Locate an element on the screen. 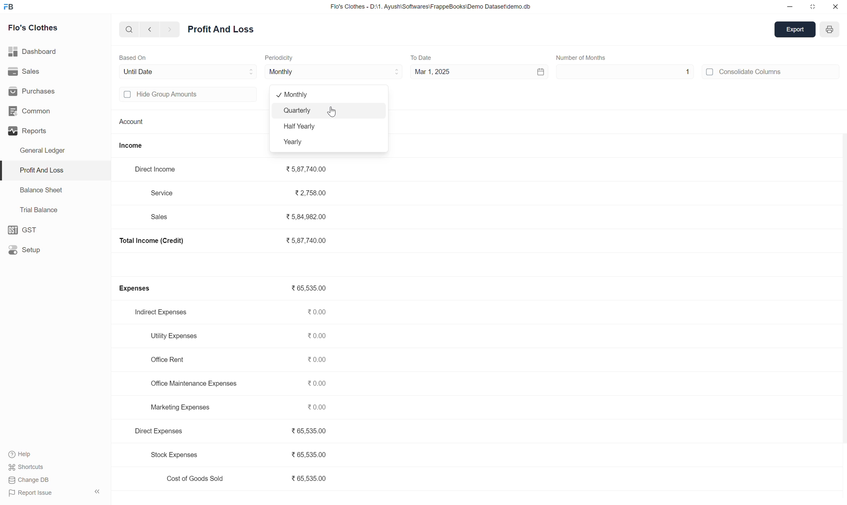 The image size is (847, 505). Office Maintenance Expenses is located at coordinates (191, 385).